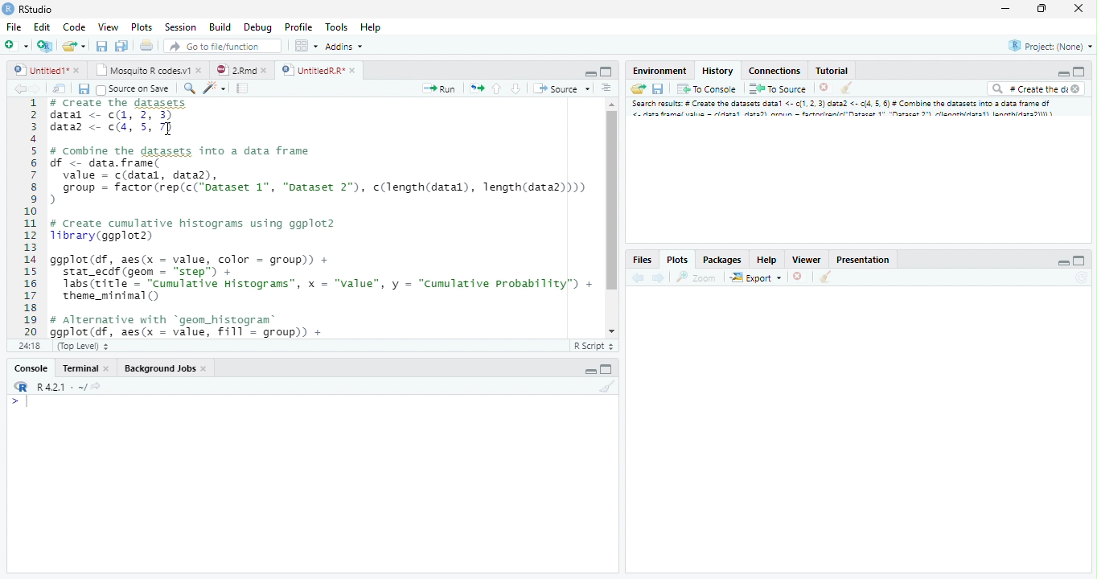 The height and width of the screenshot is (579, 1097). Describe the element at coordinates (1008, 9) in the screenshot. I see `Minimize` at that location.